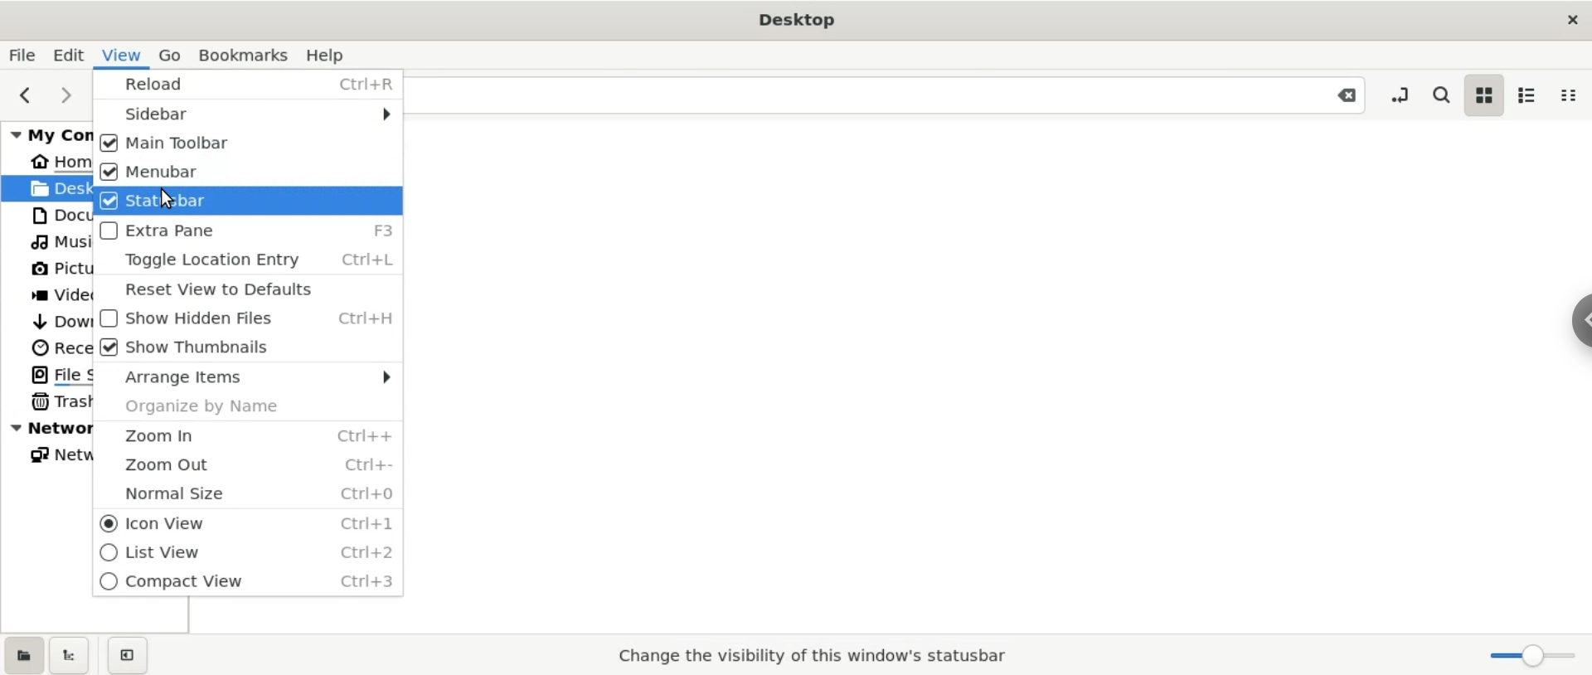 The image size is (1592, 675). Describe the element at coordinates (1582, 318) in the screenshot. I see `sidebar` at that location.